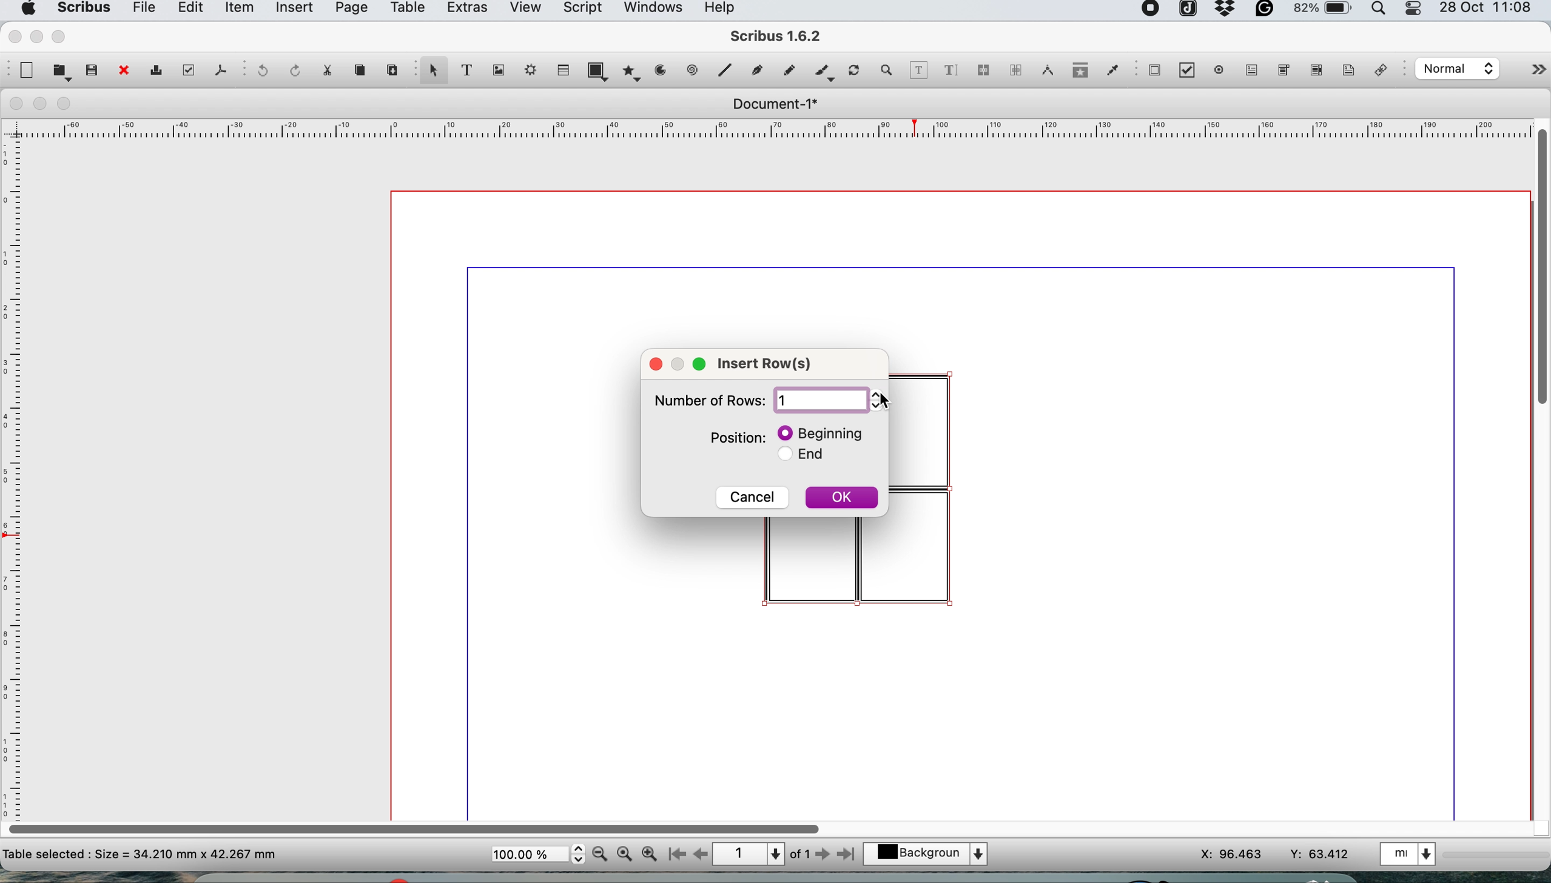 The width and height of the screenshot is (1551, 883). What do you see at coordinates (1411, 853) in the screenshot?
I see `select the current unit` at bounding box center [1411, 853].